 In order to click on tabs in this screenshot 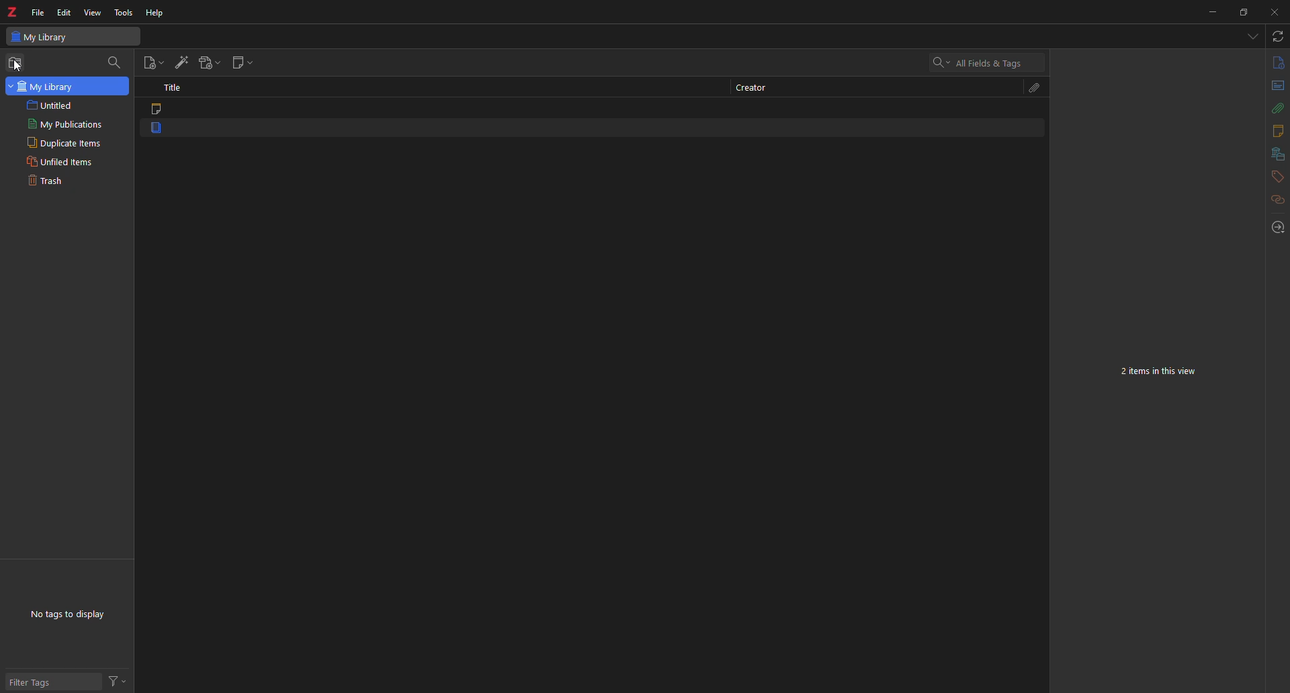, I will do `click(1252, 37)`.